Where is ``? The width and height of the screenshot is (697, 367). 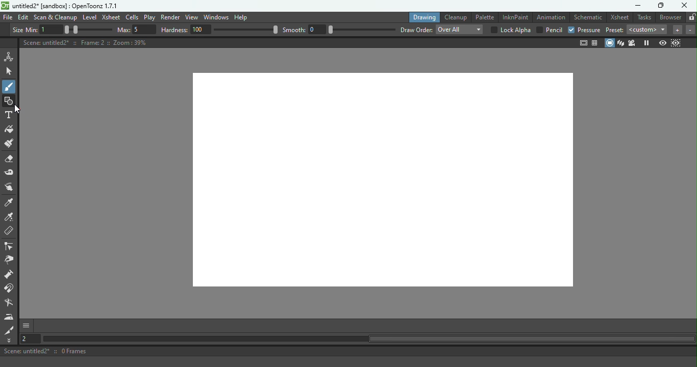
 is located at coordinates (9, 100).